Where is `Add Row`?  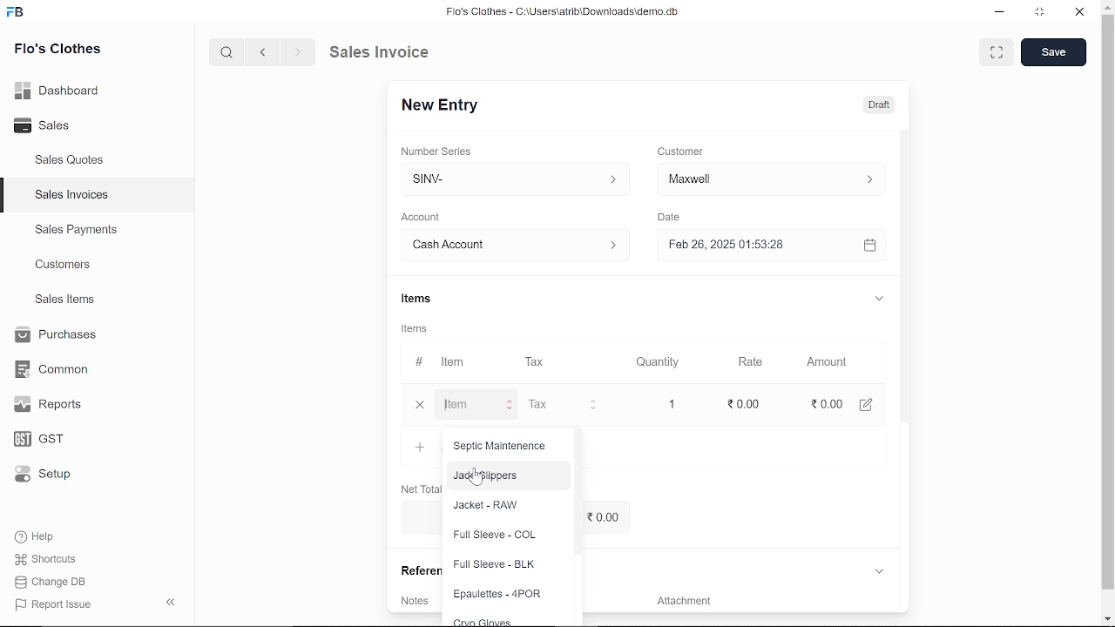 Add Row is located at coordinates (423, 448).